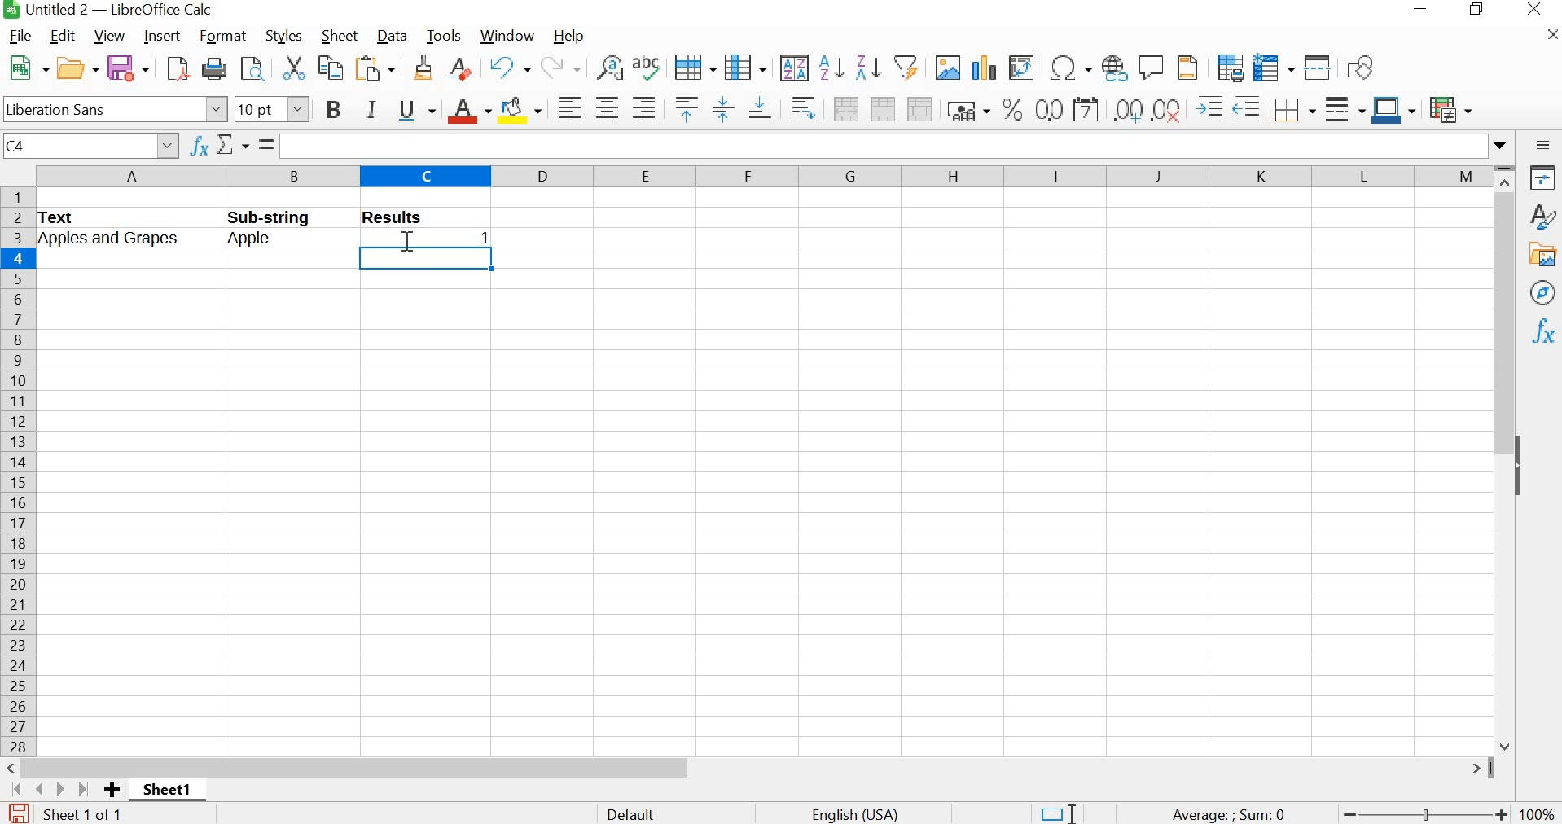 This screenshot has height=824, width=1562. Describe the element at coordinates (1451, 109) in the screenshot. I see `conditional` at that location.